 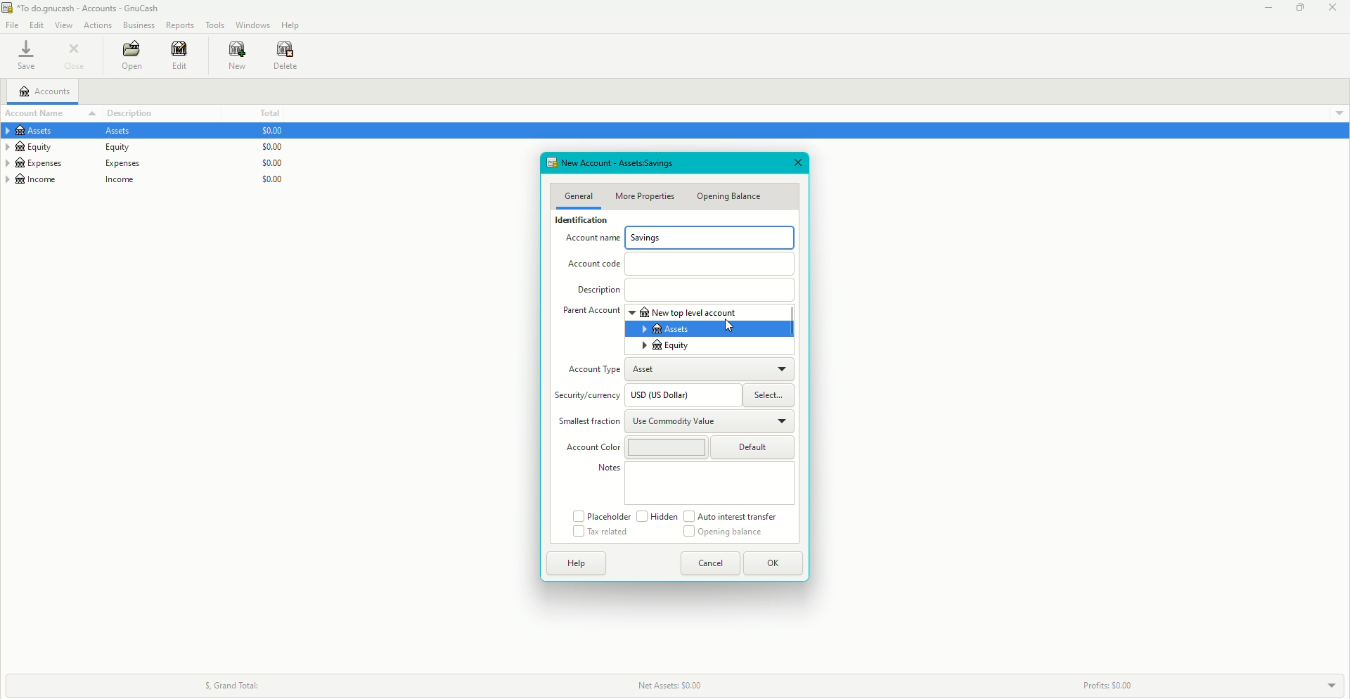 What do you see at coordinates (98, 25) in the screenshot?
I see `Actions` at bounding box center [98, 25].